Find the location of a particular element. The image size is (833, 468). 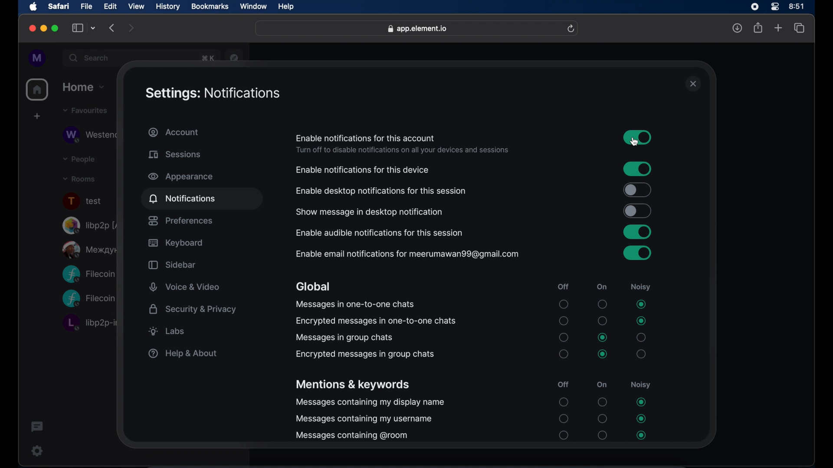

off is located at coordinates (563, 286).